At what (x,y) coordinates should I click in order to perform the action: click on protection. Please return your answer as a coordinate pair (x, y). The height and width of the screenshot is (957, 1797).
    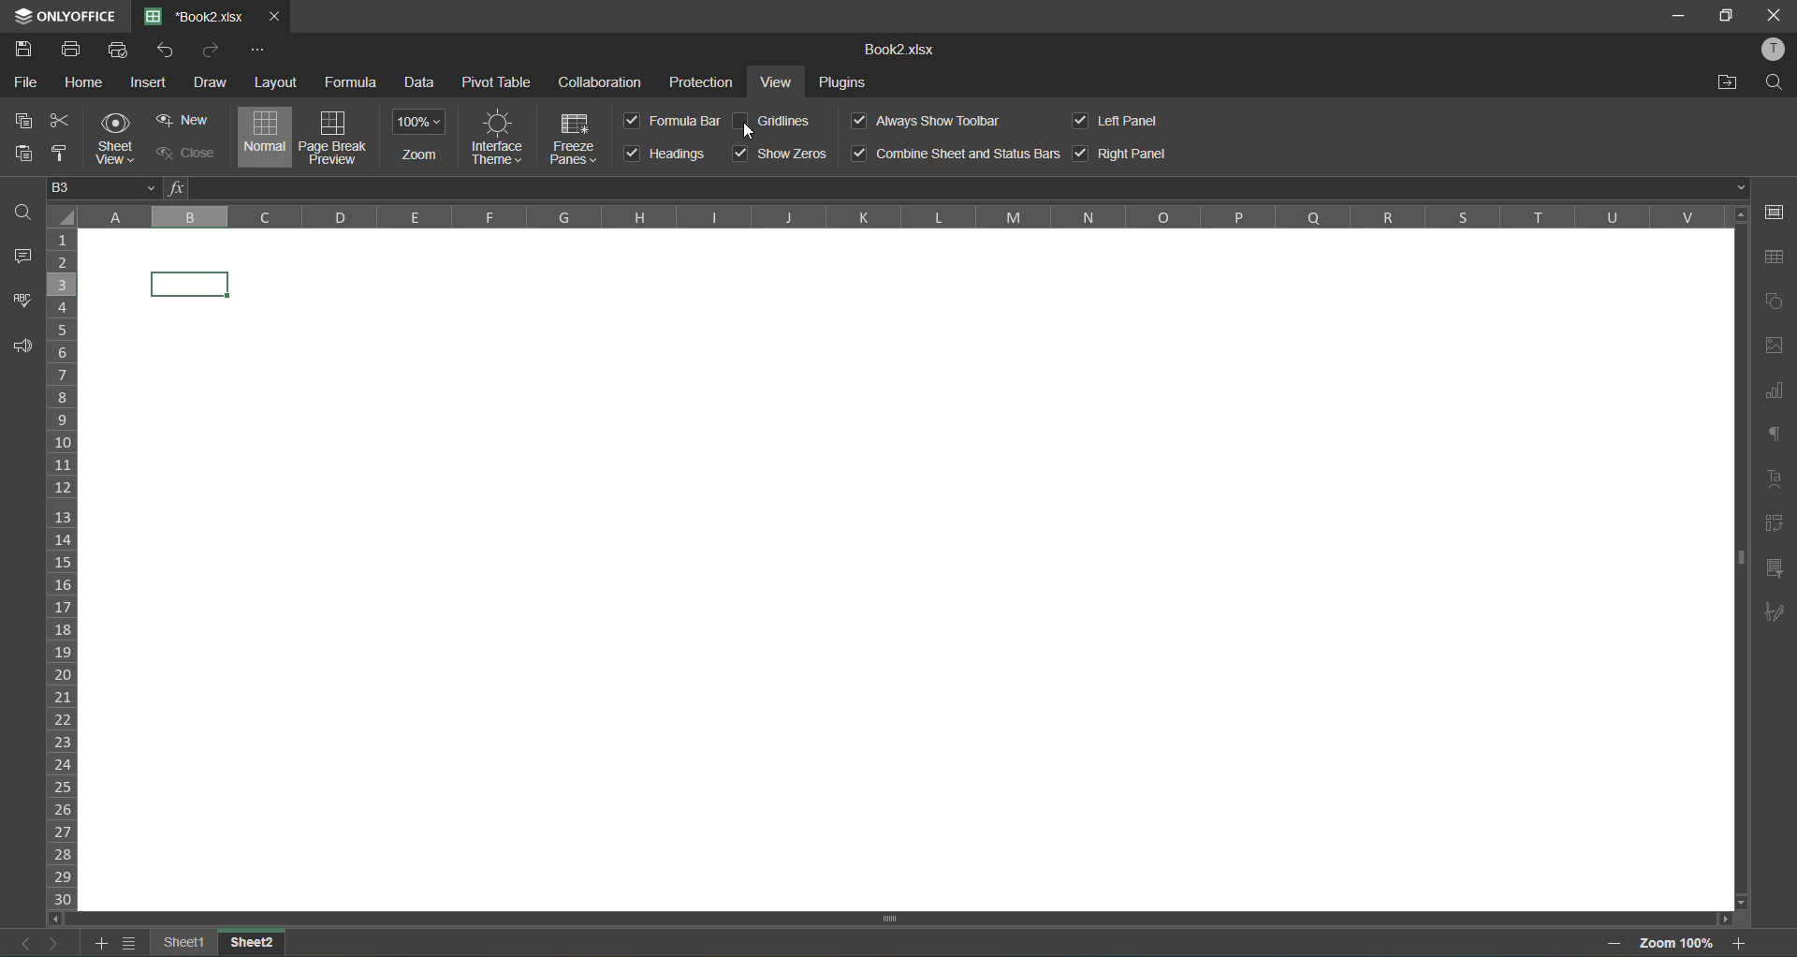
    Looking at the image, I should click on (703, 82).